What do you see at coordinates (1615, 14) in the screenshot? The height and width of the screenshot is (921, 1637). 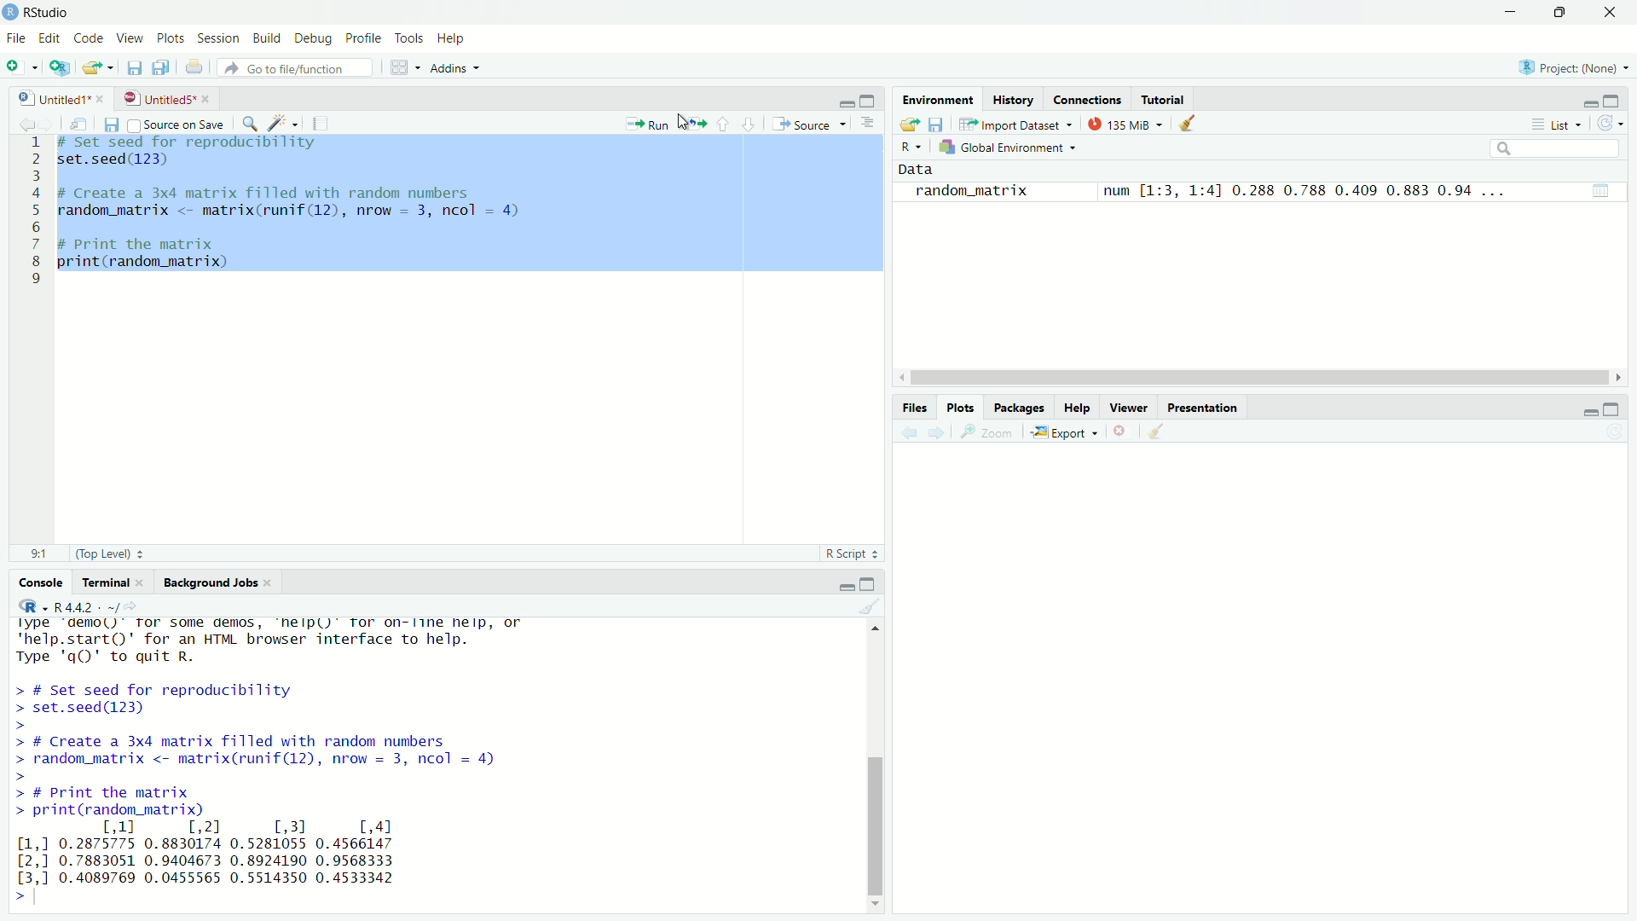 I see `close` at bounding box center [1615, 14].